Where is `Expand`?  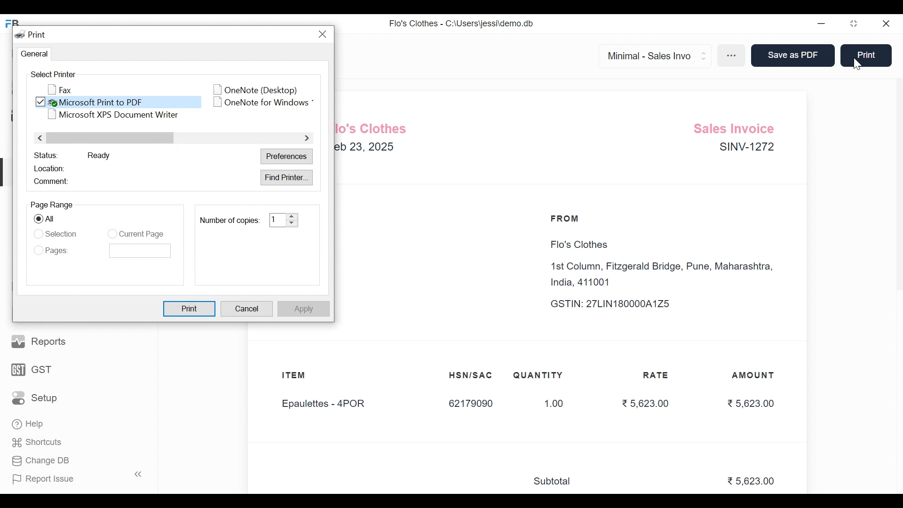 Expand is located at coordinates (705, 55).